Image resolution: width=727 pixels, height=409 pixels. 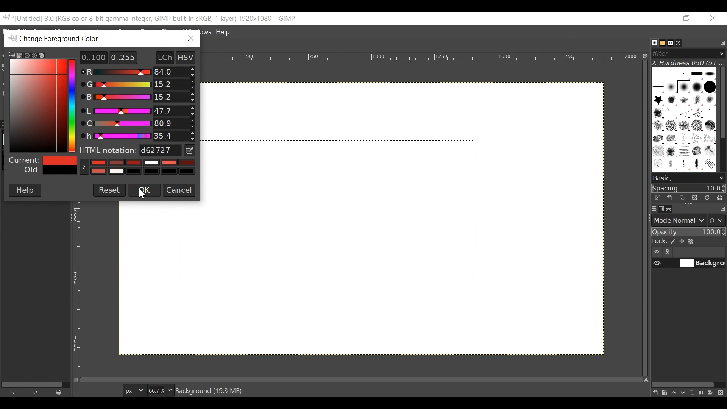 I want to click on Green, so click(x=135, y=84).